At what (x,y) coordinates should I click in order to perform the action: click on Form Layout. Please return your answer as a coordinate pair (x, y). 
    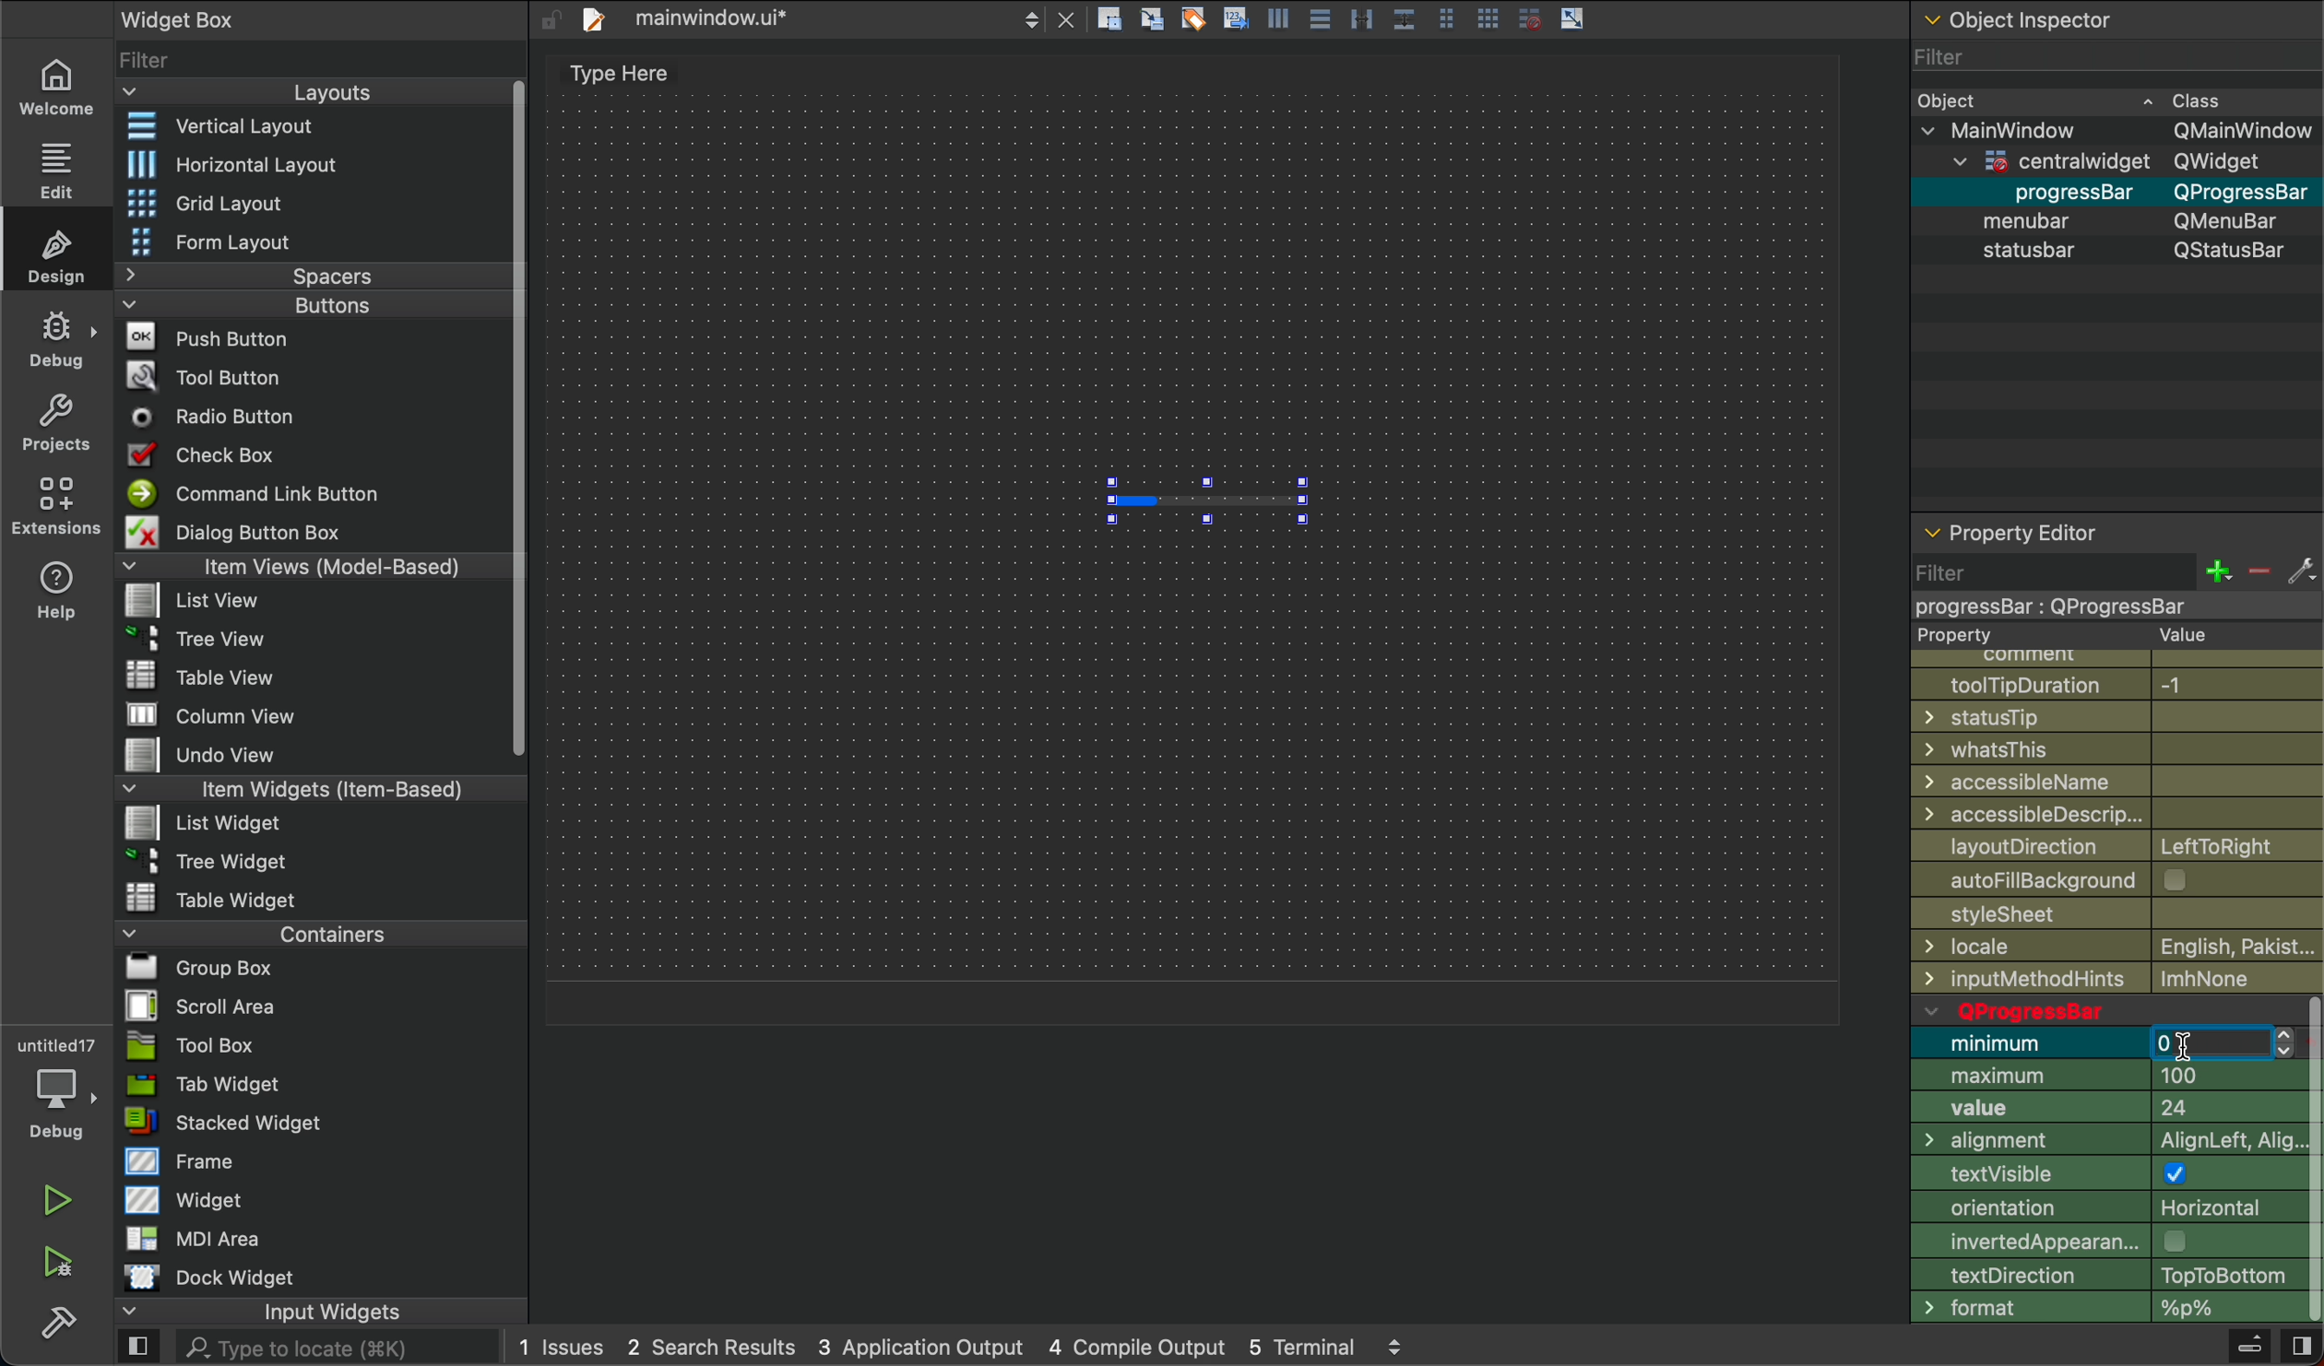
    Looking at the image, I should click on (233, 242).